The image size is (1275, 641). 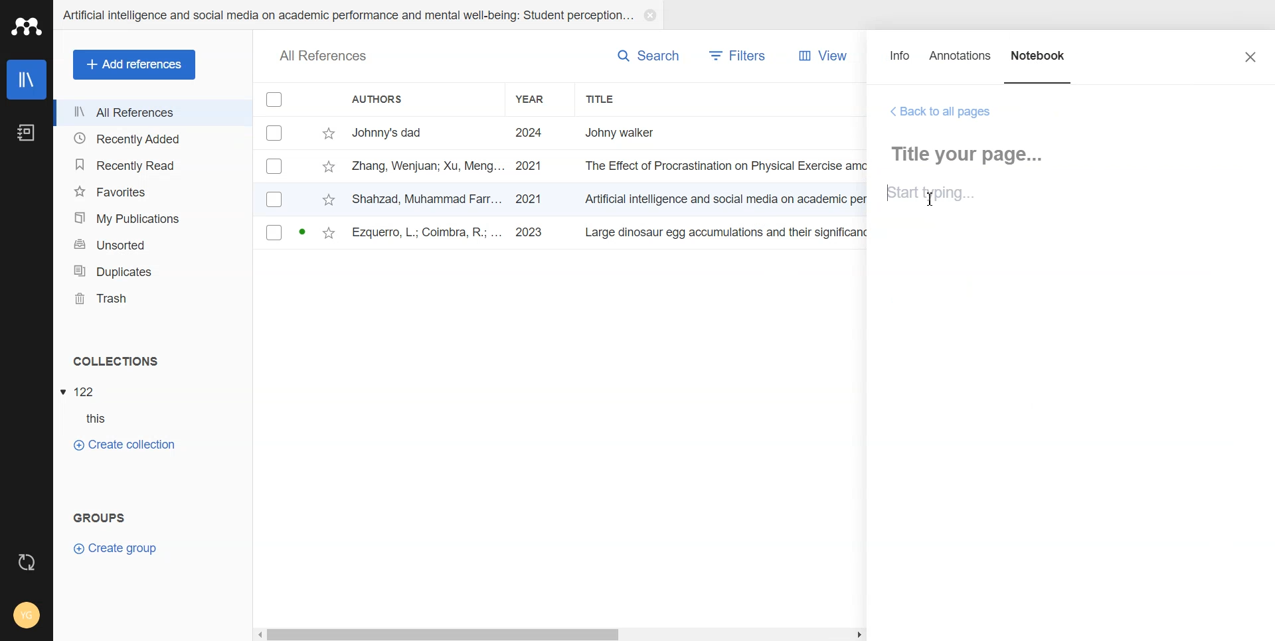 What do you see at coordinates (729, 235) in the screenshot?
I see `large dinosaur egg accumulations and their significance` at bounding box center [729, 235].